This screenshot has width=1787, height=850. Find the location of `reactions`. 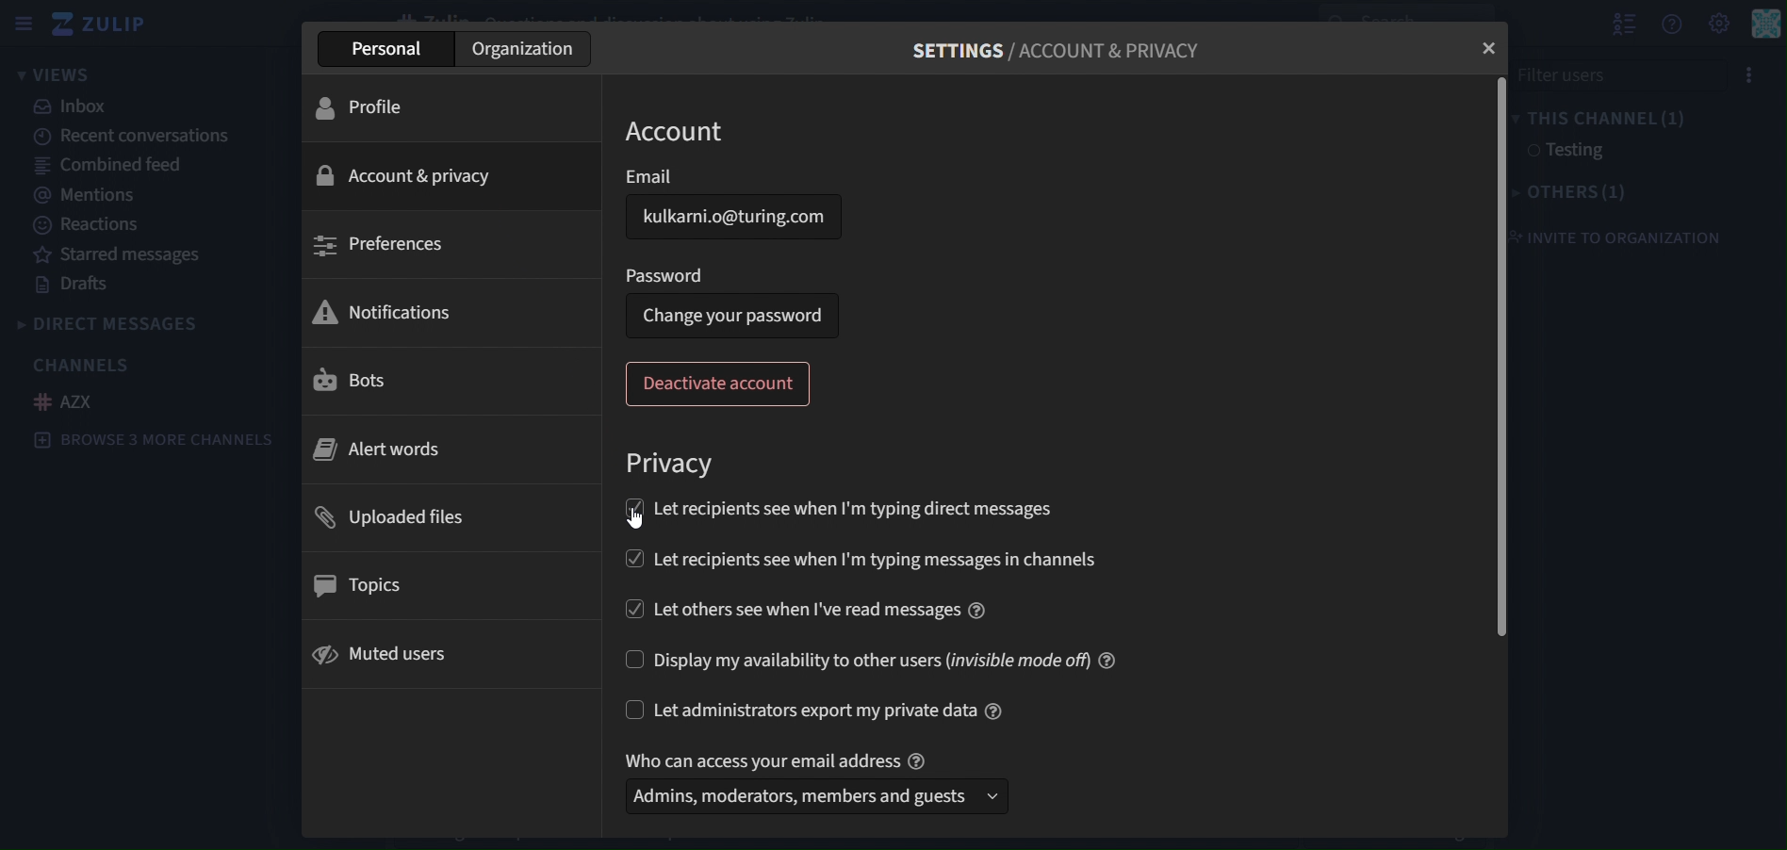

reactions is located at coordinates (94, 226).